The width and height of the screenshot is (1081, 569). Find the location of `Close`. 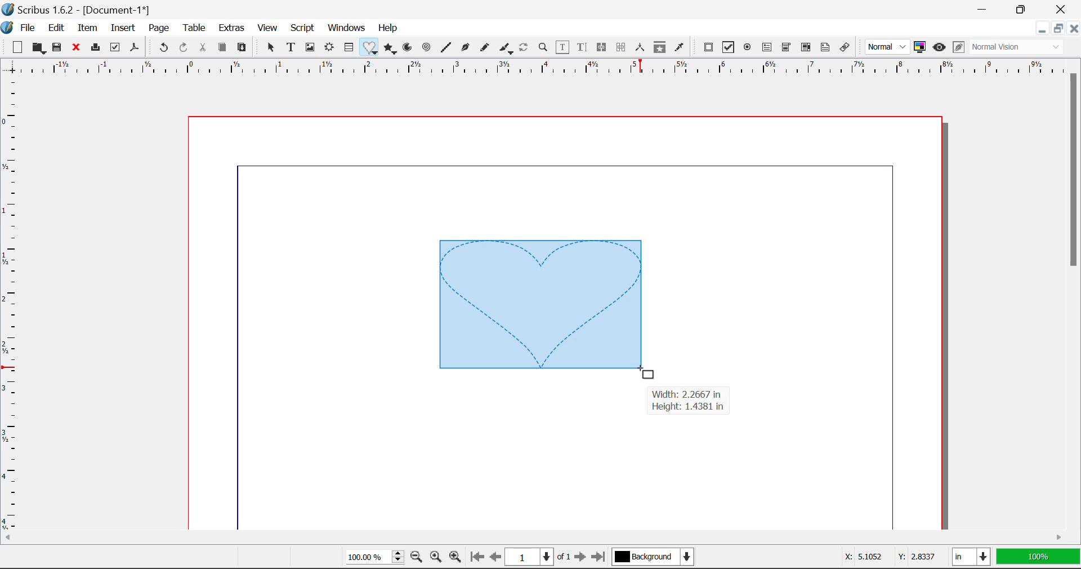

Close is located at coordinates (78, 49).